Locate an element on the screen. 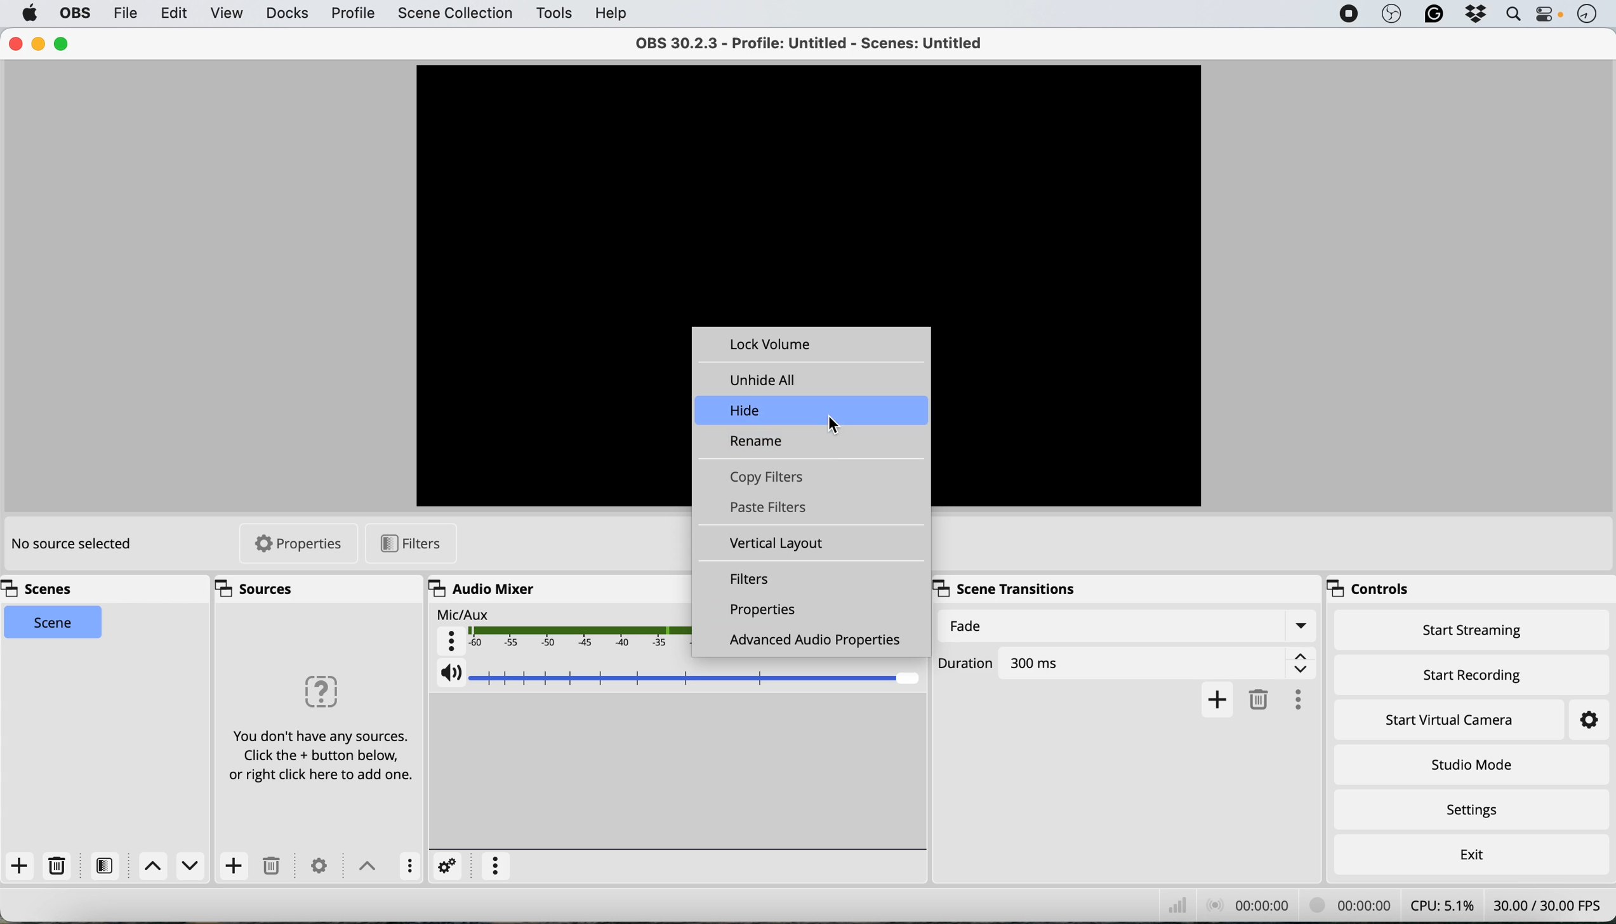 The height and width of the screenshot is (924, 1616). docks is located at coordinates (284, 15).